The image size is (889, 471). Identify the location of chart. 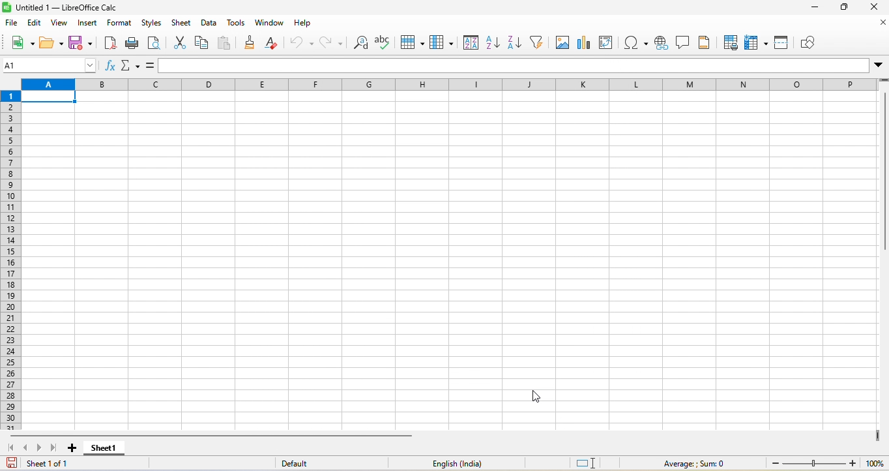
(587, 42).